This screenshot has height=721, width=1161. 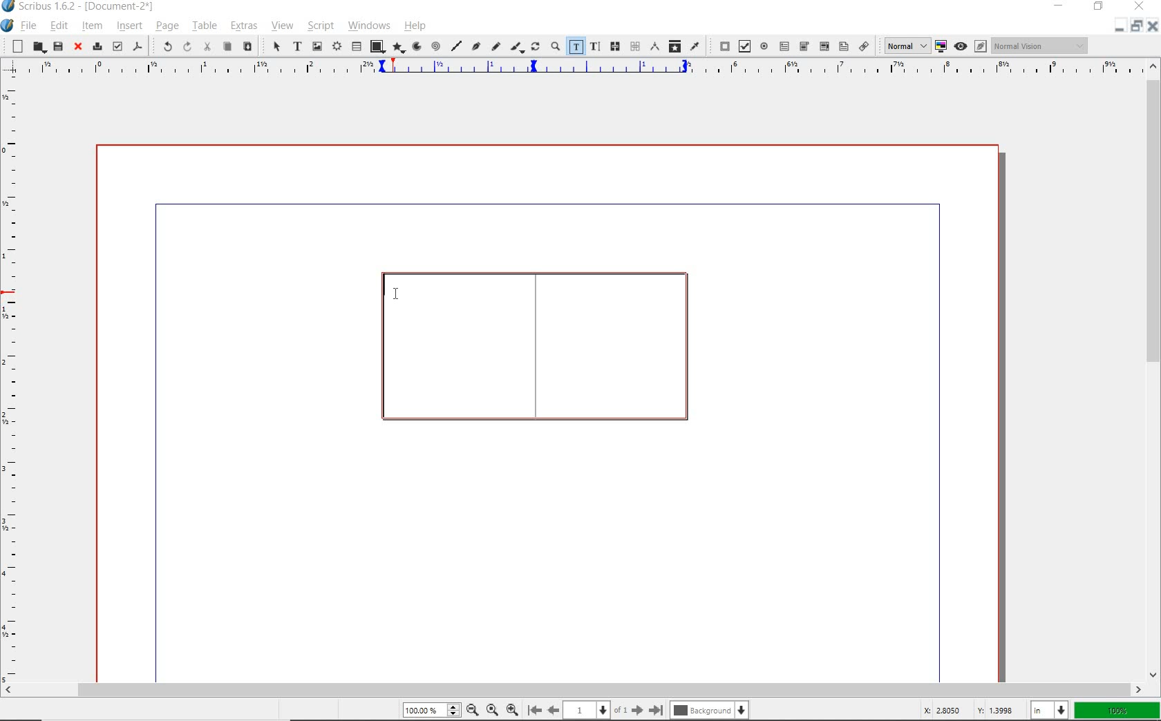 What do you see at coordinates (615, 47) in the screenshot?
I see `link text frames` at bounding box center [615, 47].